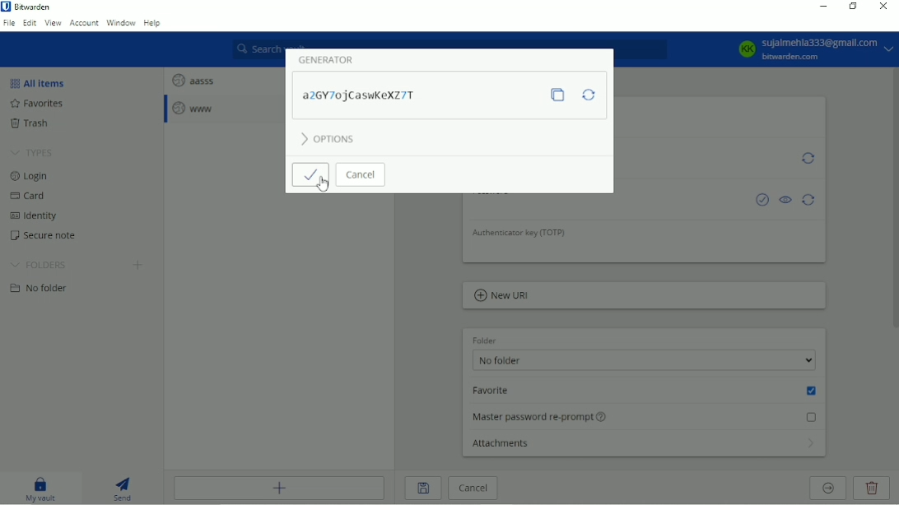 Image resolution: width=899 pixels, height=505 pixels. I want to click on Generator, so click(325, 59).